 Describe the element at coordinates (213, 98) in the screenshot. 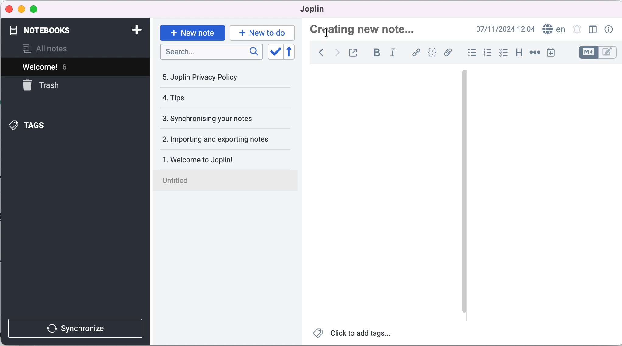

I see `tips` at that location.